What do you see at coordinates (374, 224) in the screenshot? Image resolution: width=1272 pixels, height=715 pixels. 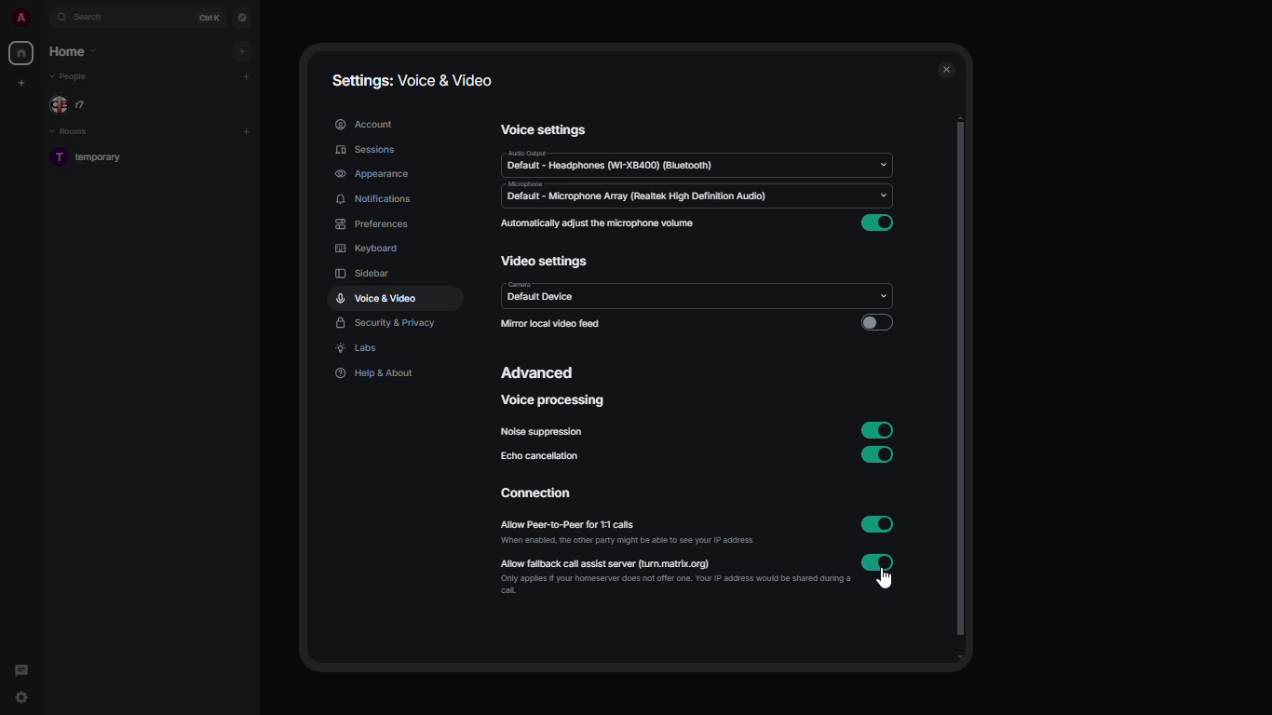 I see `preferences` at bounding box center [374, 224].